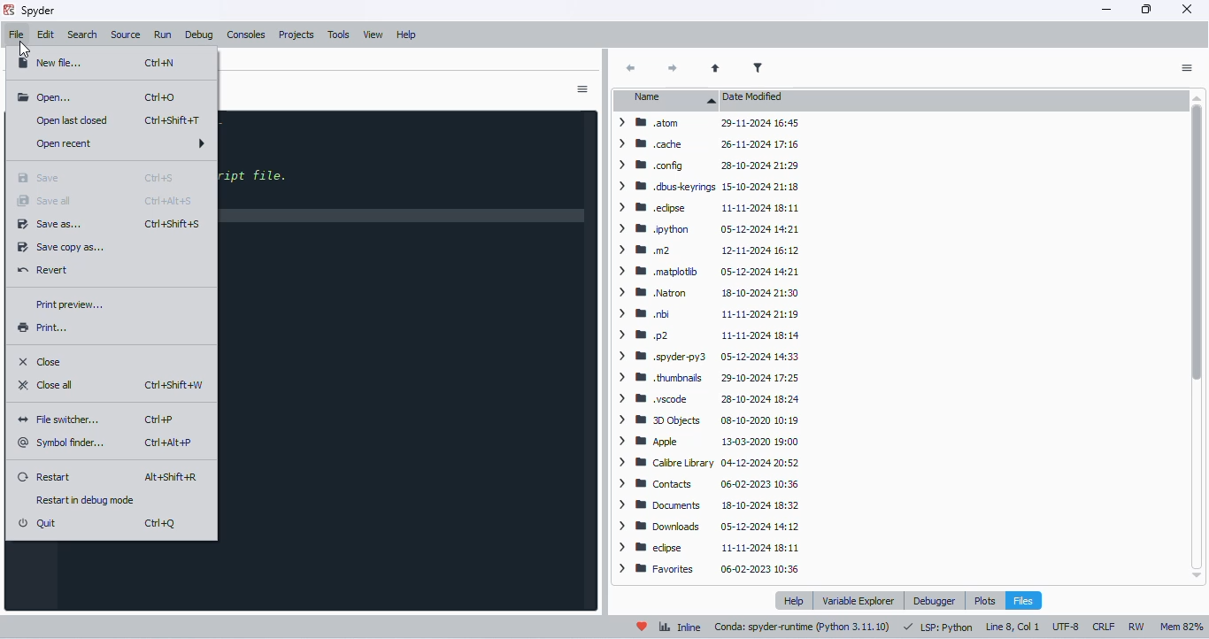 The width and height of the screenshot is (1209, 639). I want to click on vertical scroll bar, so click(1194, 335).